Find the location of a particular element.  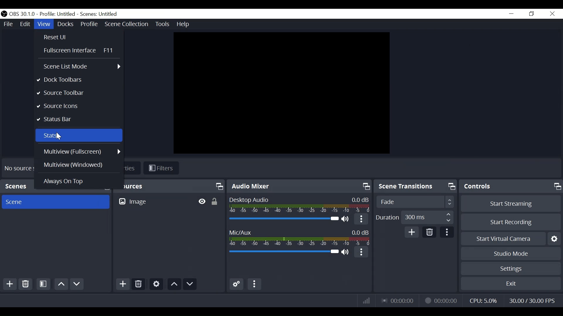

Delete is located at coordinates (25, 284).